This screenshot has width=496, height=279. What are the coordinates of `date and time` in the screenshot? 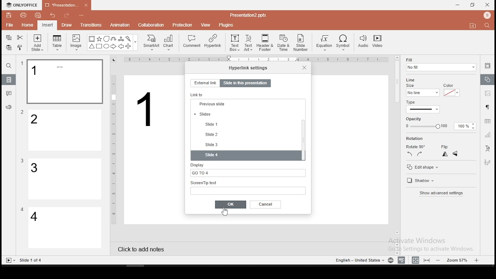 It's located at (284, 43).